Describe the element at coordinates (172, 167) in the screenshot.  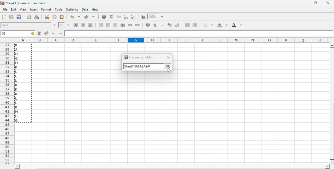
I see `scroll bar` at that location.